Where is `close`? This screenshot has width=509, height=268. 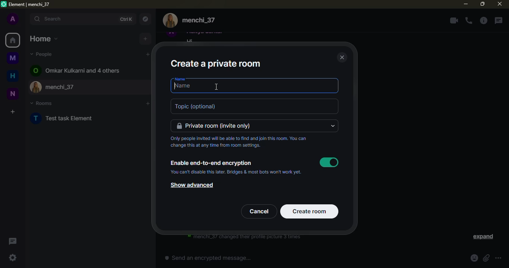
close is located at coordinates (500, 4).